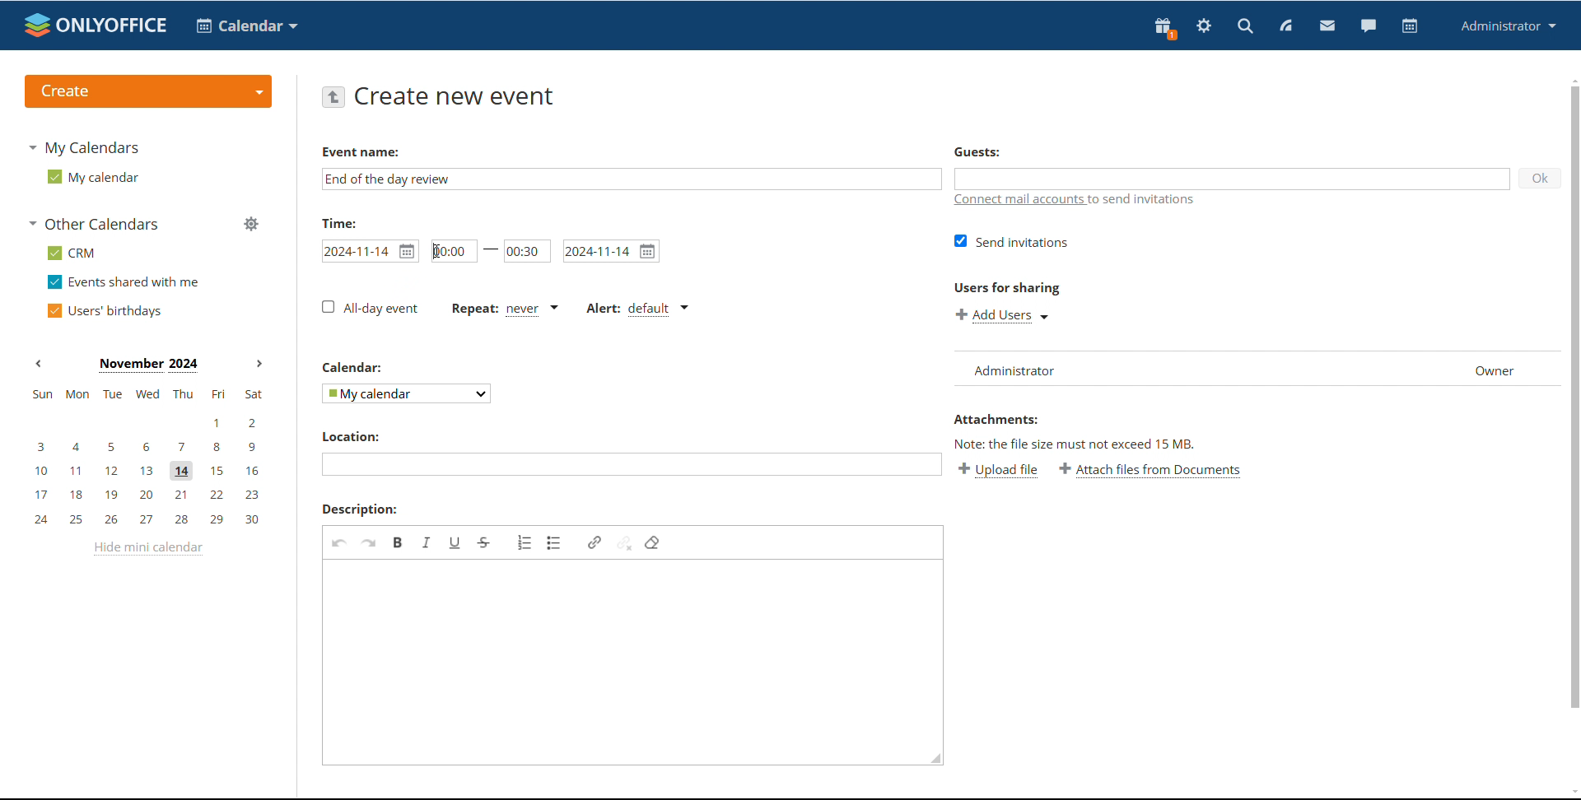  Describe the element at coordinates (361, 152) in the screenshot. I see `Event name` at that location.